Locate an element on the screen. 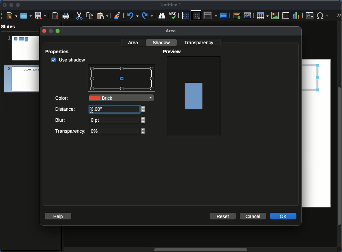 The width and height of the screenshot is (342, 252). Audio or video is located at coordinates (286, 16).